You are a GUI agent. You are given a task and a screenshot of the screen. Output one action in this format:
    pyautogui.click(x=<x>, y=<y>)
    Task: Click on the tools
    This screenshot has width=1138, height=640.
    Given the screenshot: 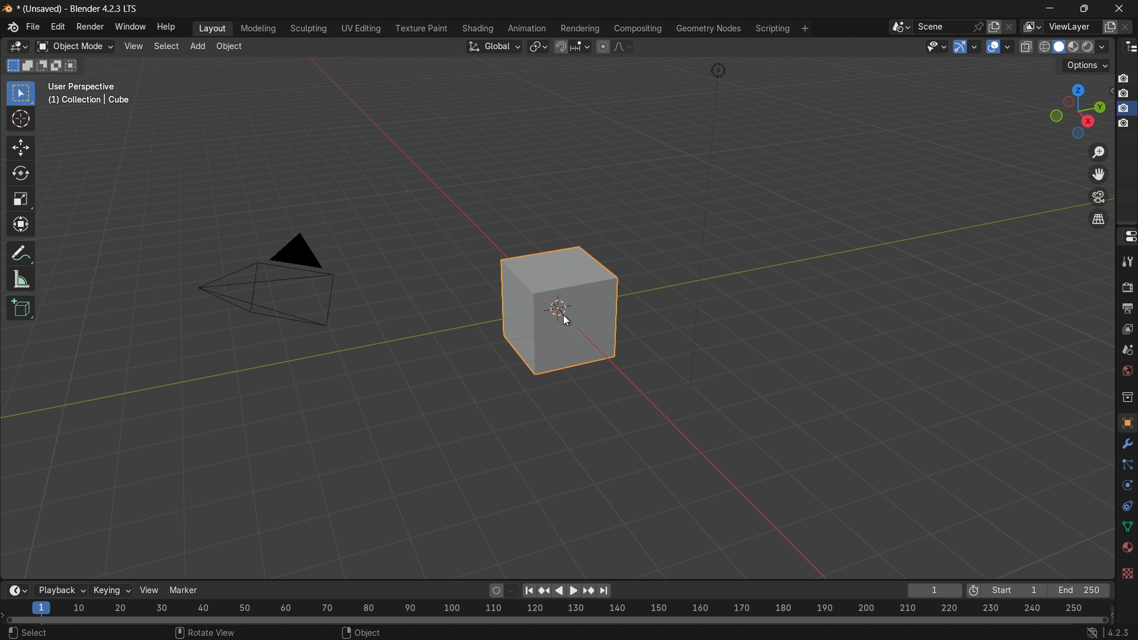 What is the action you would take?
    pyautogui.click(x=1127, y=262)
    